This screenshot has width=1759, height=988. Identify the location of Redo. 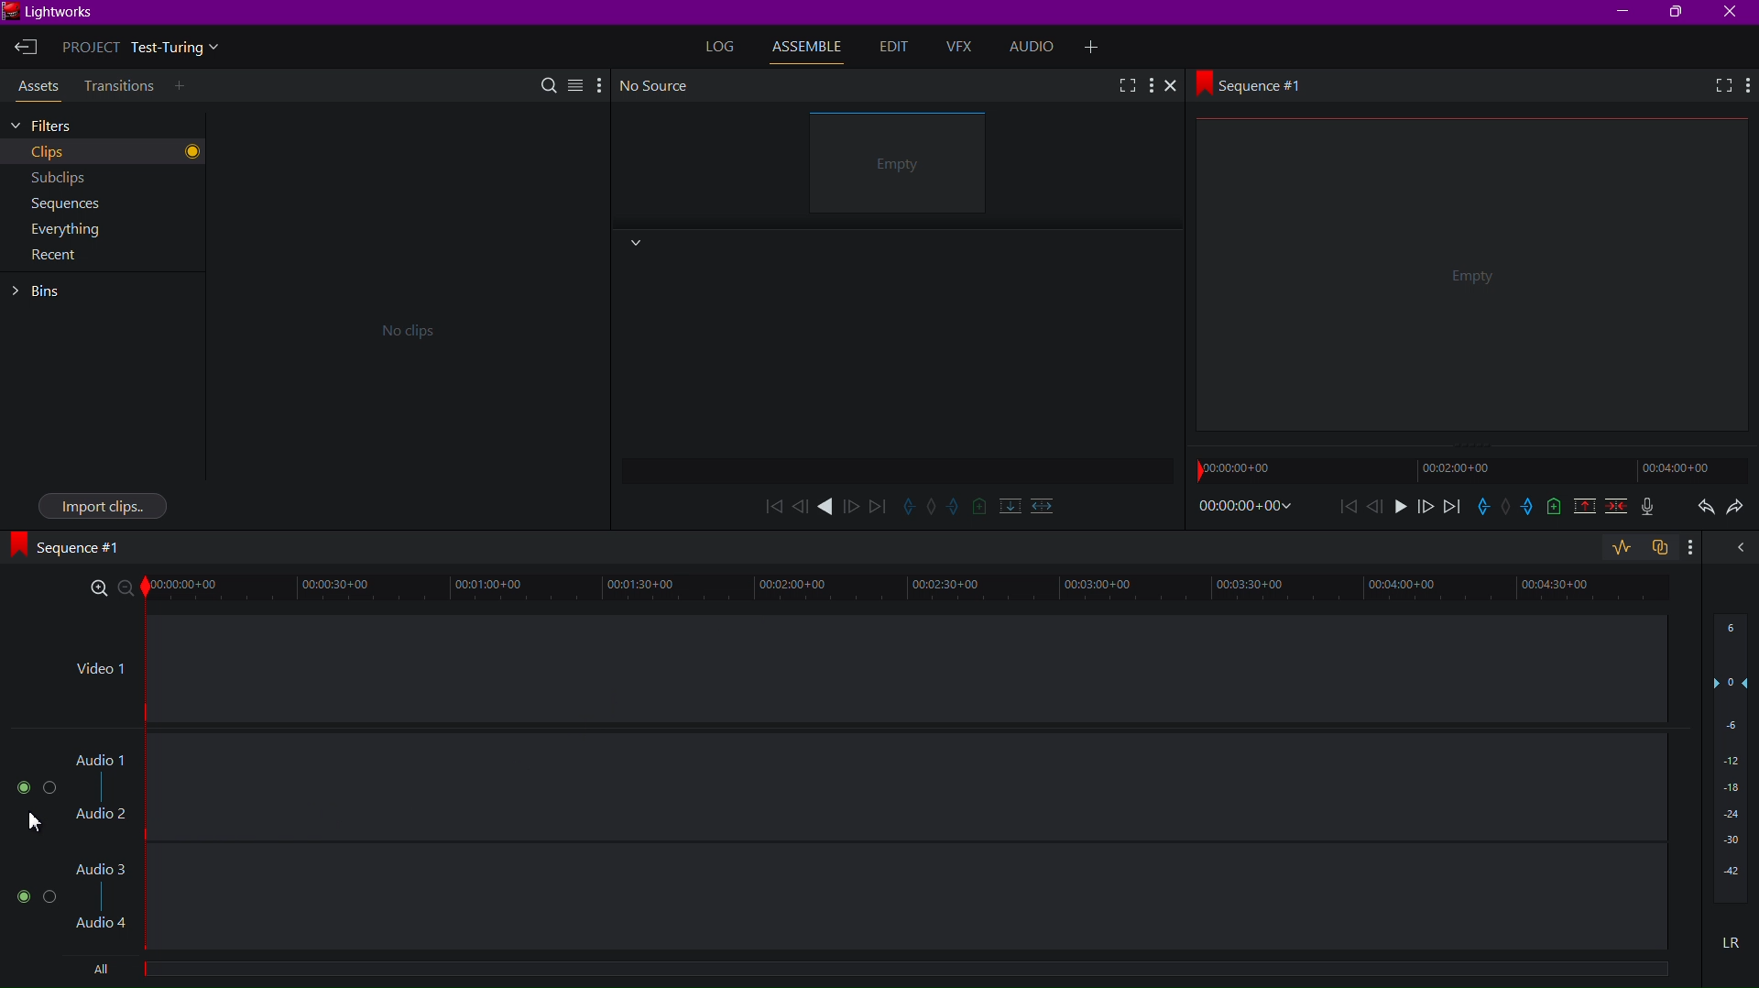
(1737, 511).